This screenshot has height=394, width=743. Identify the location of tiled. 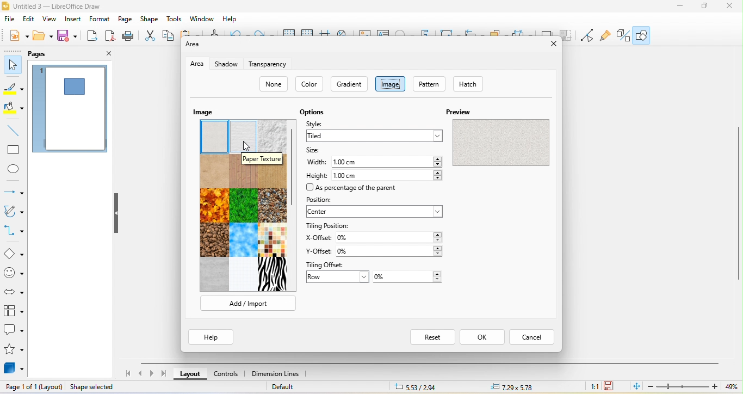
(372, 136).